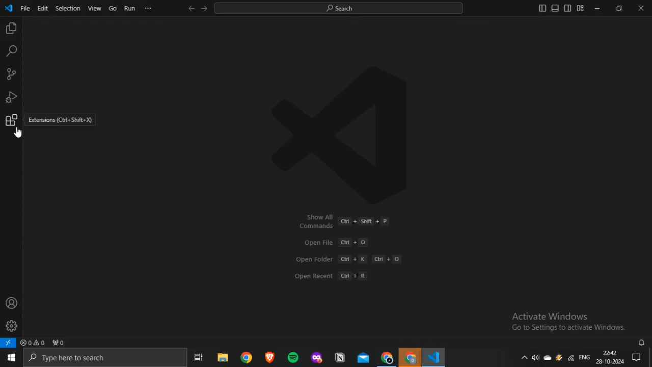 This screenshot has width=652, height=367. I want to click on 28-10-2024, so click(610, 361).